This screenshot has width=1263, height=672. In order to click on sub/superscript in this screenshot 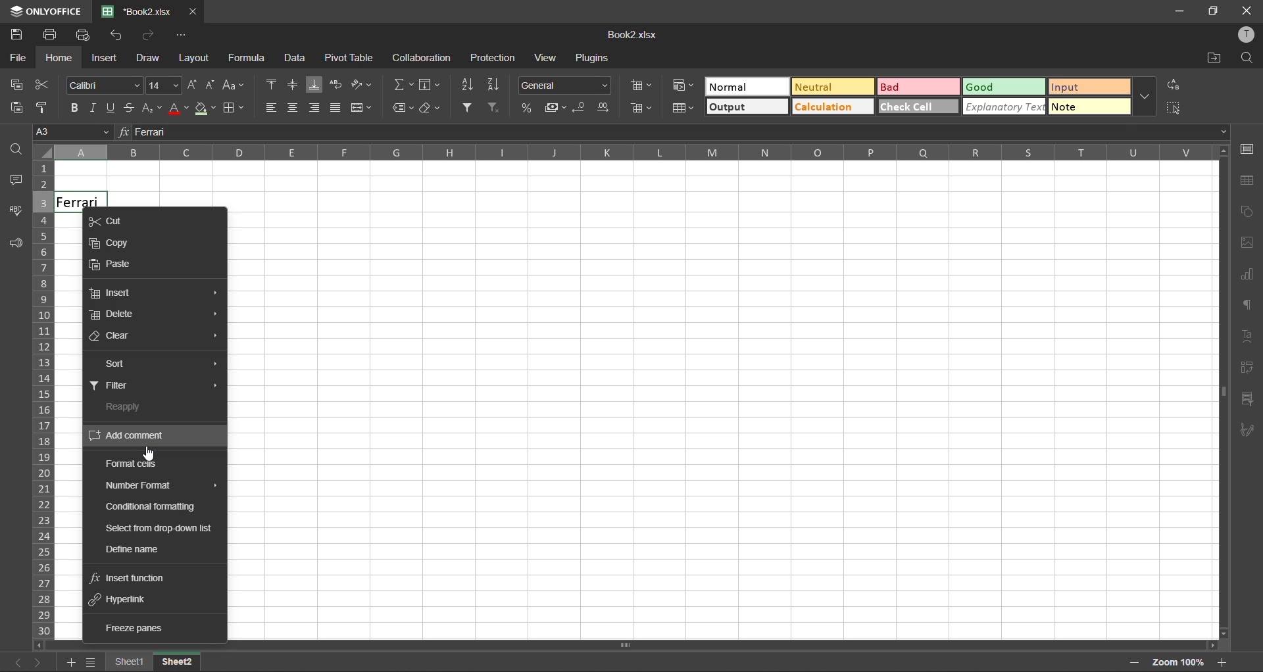, I will do `click(153, 109)`.